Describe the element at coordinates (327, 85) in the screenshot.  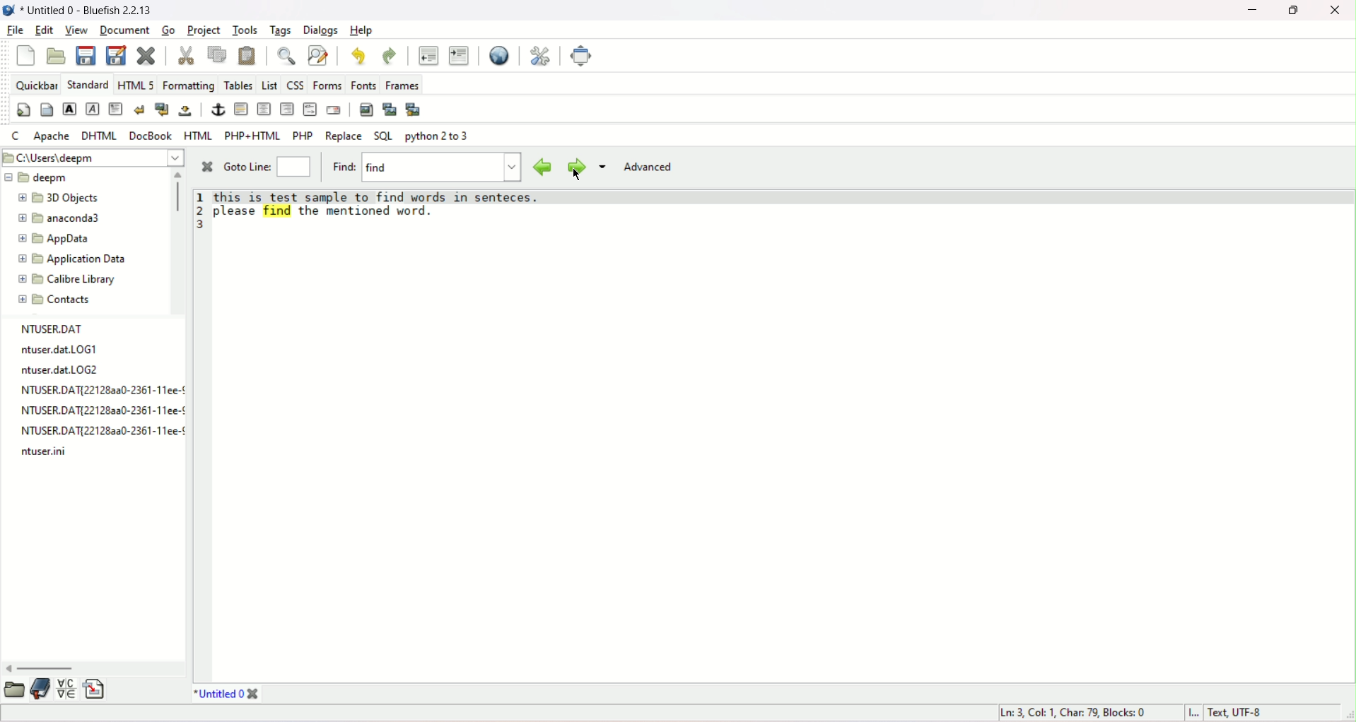
I see `forms` at that location.